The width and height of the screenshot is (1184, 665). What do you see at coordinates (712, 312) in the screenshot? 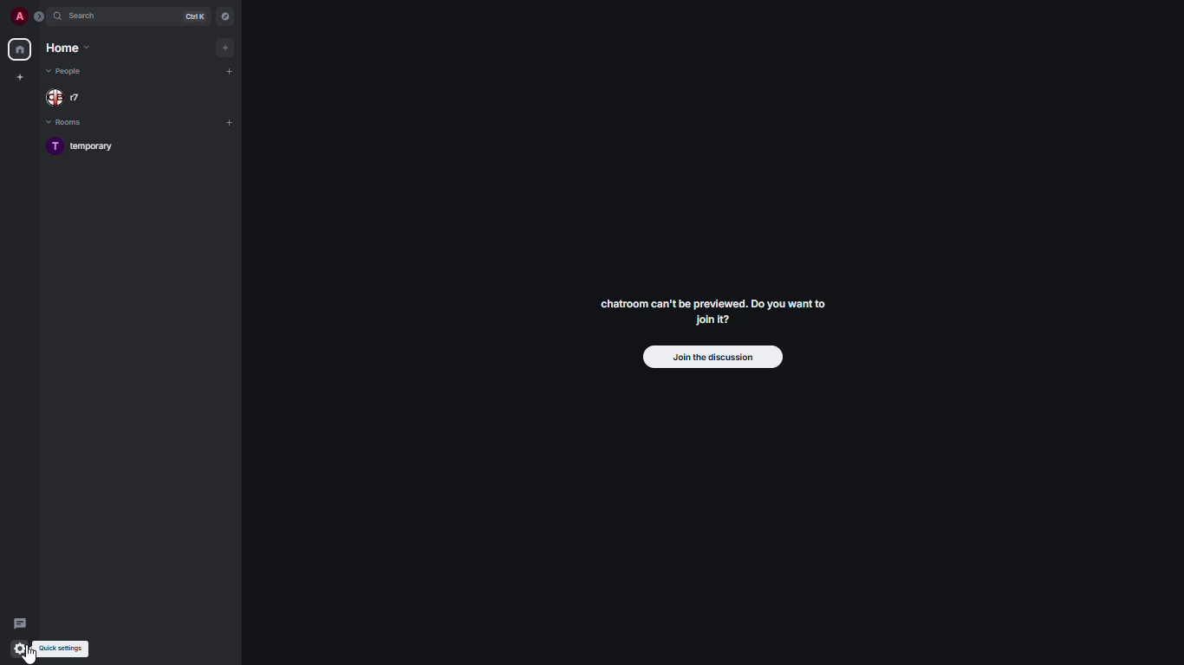
I see `chatroom can't be previewed` at bounding box center [712, 312].